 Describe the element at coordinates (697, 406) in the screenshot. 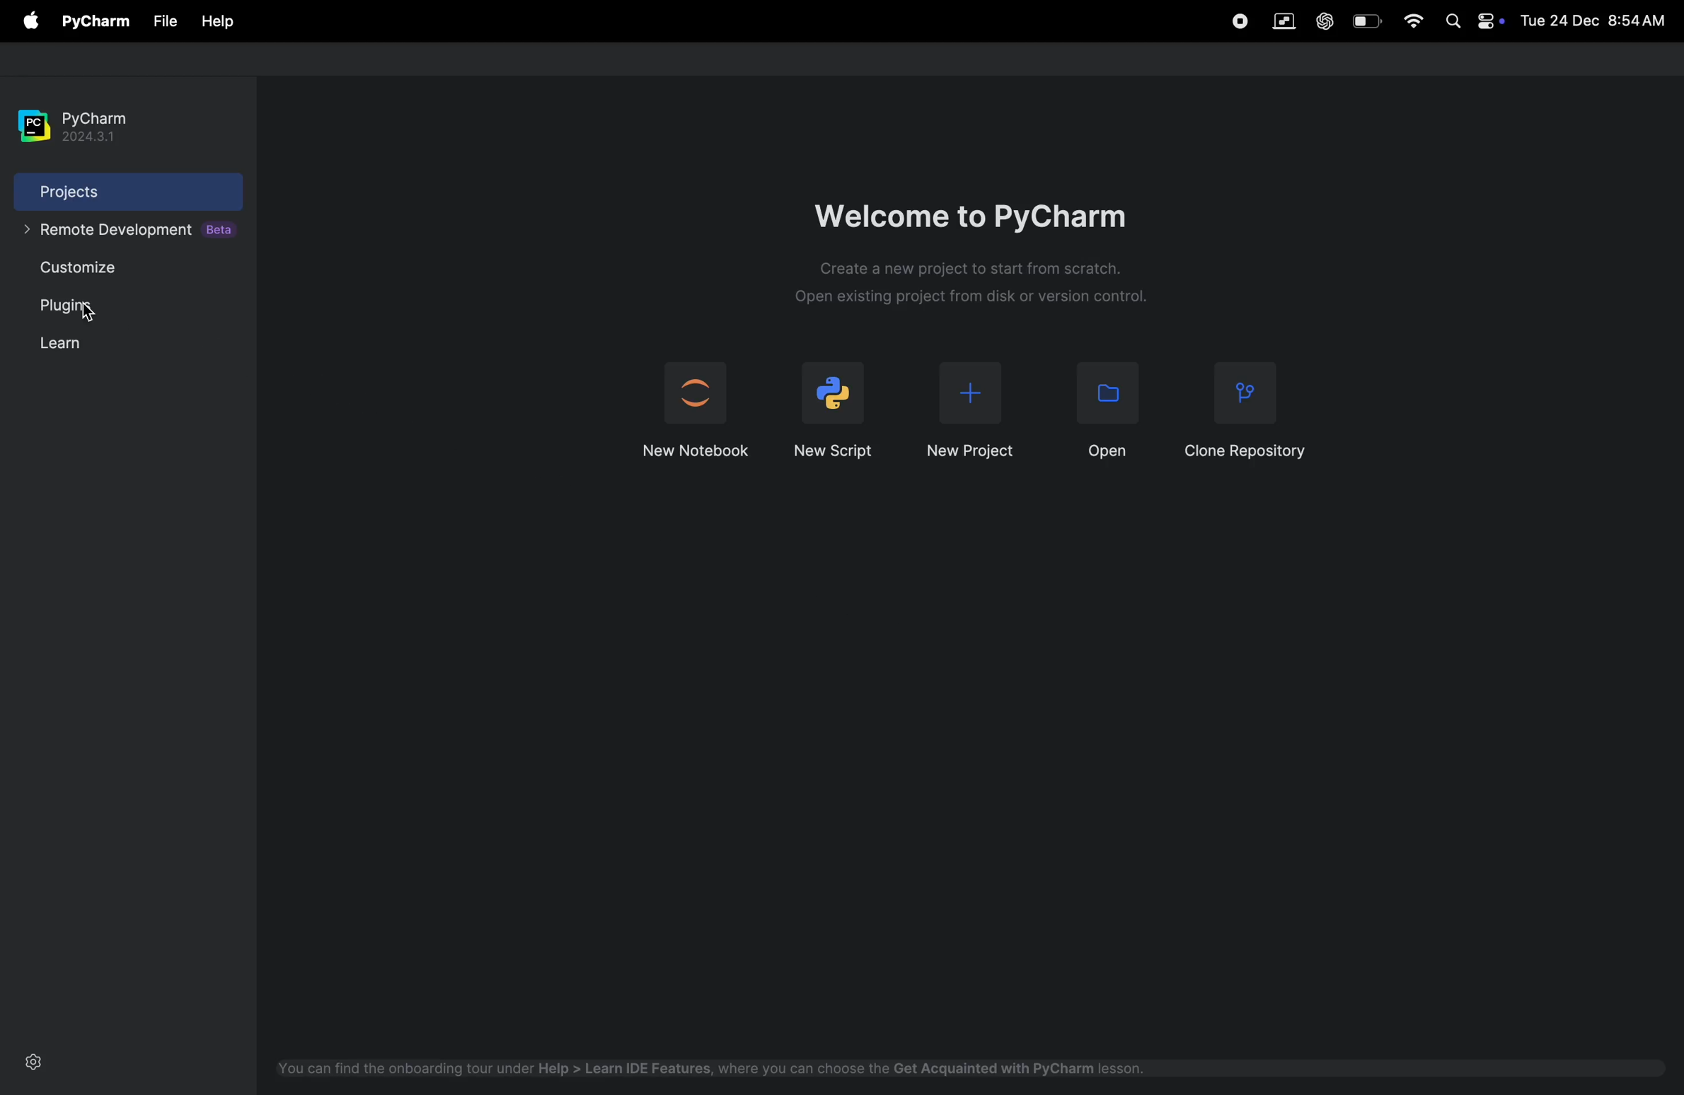

I see `Jyputer notebook` at that location.